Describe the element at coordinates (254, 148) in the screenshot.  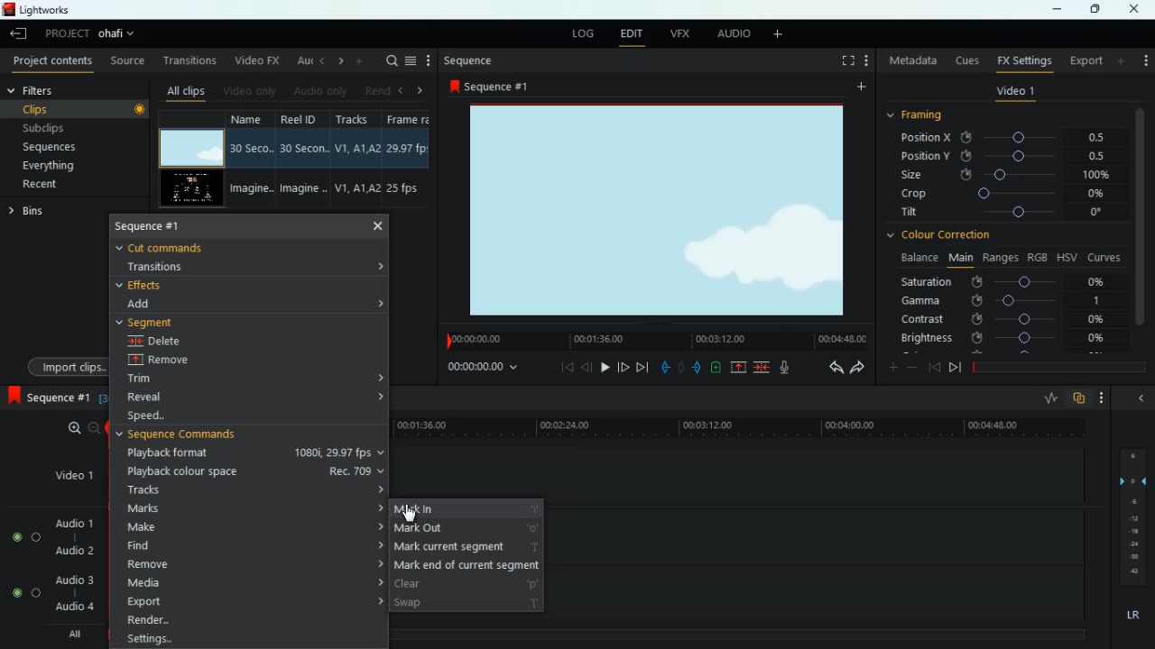
I see `30 Seco..` at that location.